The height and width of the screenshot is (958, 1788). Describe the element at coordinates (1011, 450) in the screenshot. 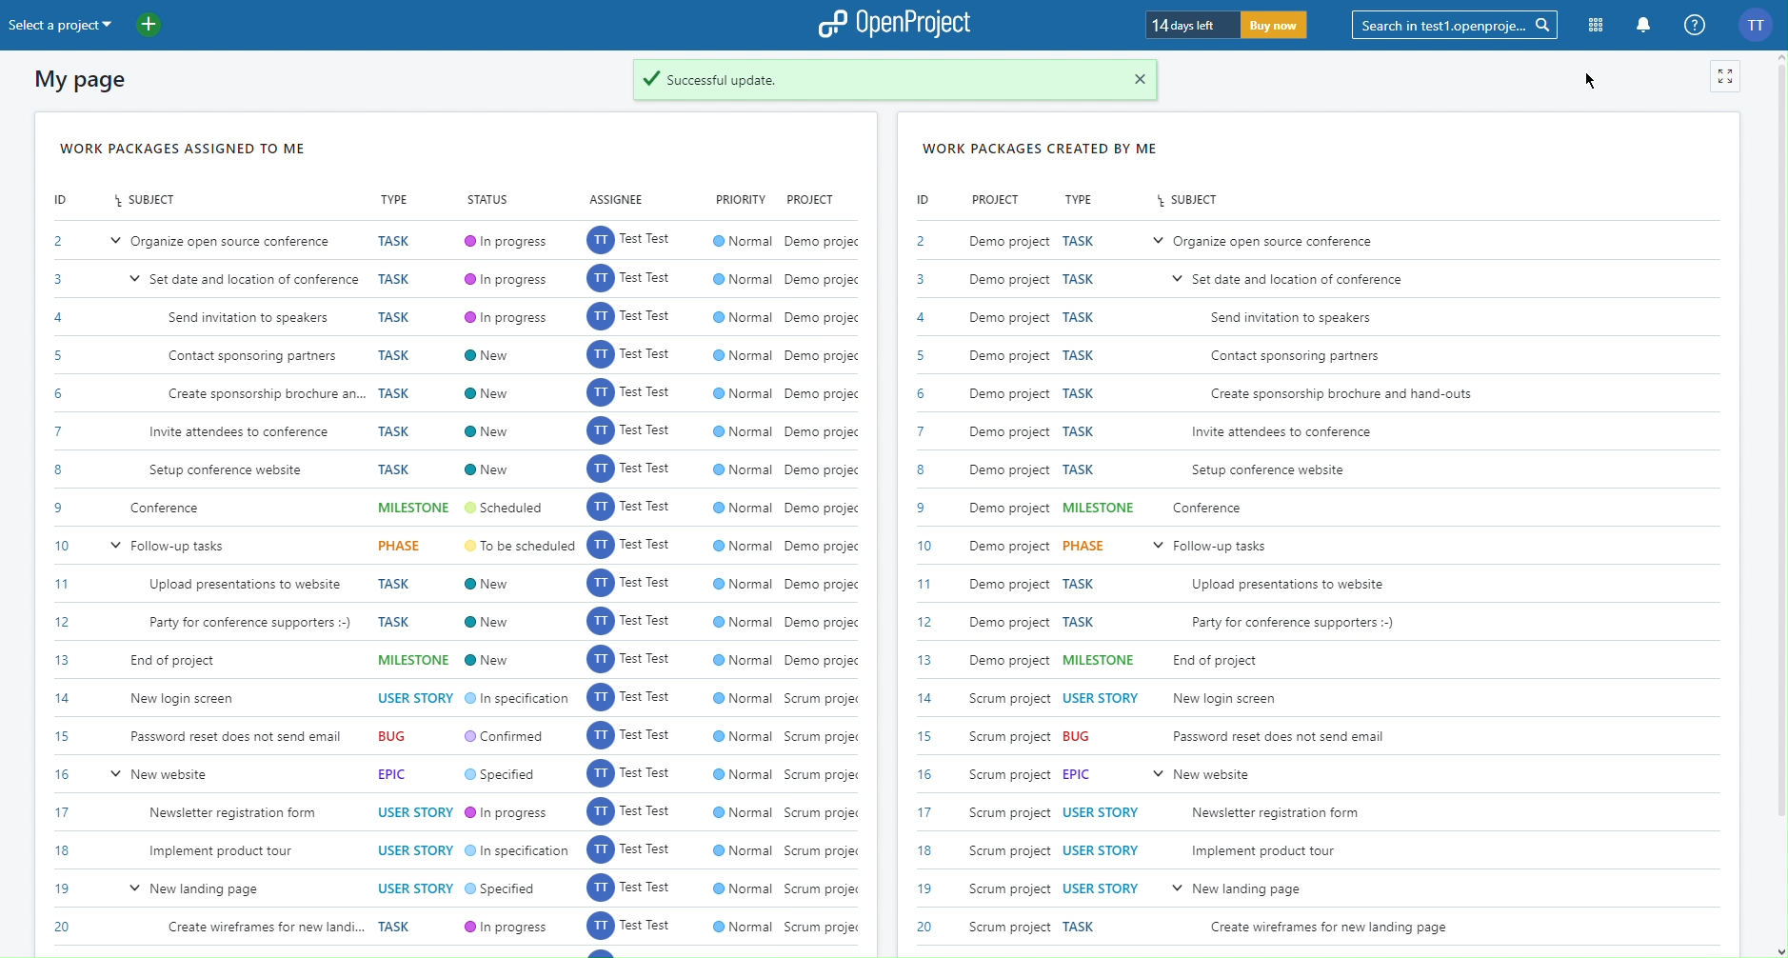

I see `Demo project` at that location.